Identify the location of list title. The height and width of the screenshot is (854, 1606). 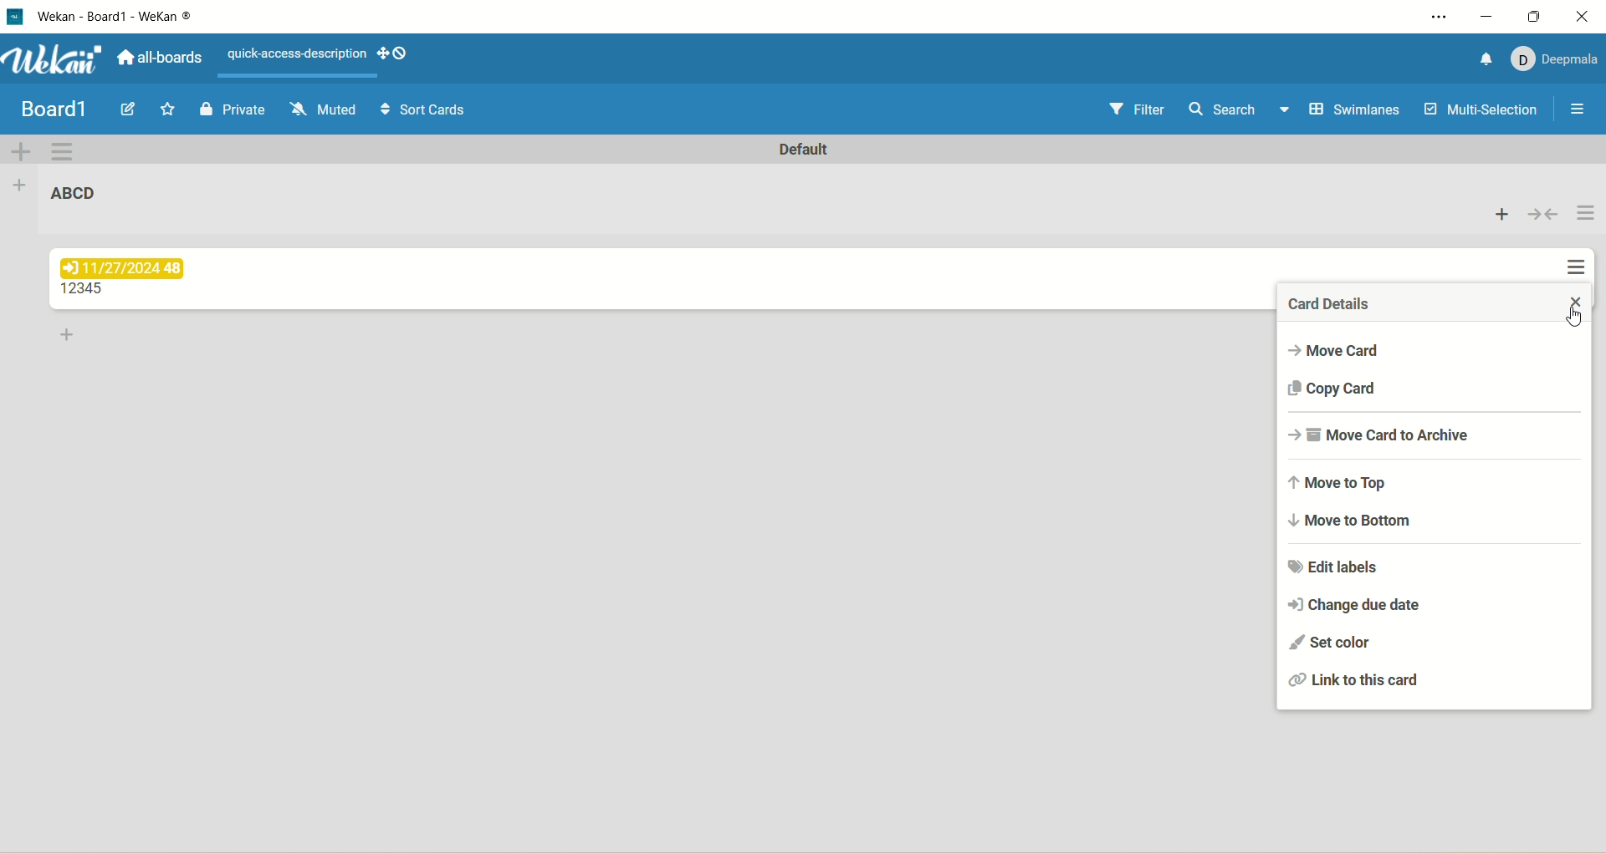
(74, 192).